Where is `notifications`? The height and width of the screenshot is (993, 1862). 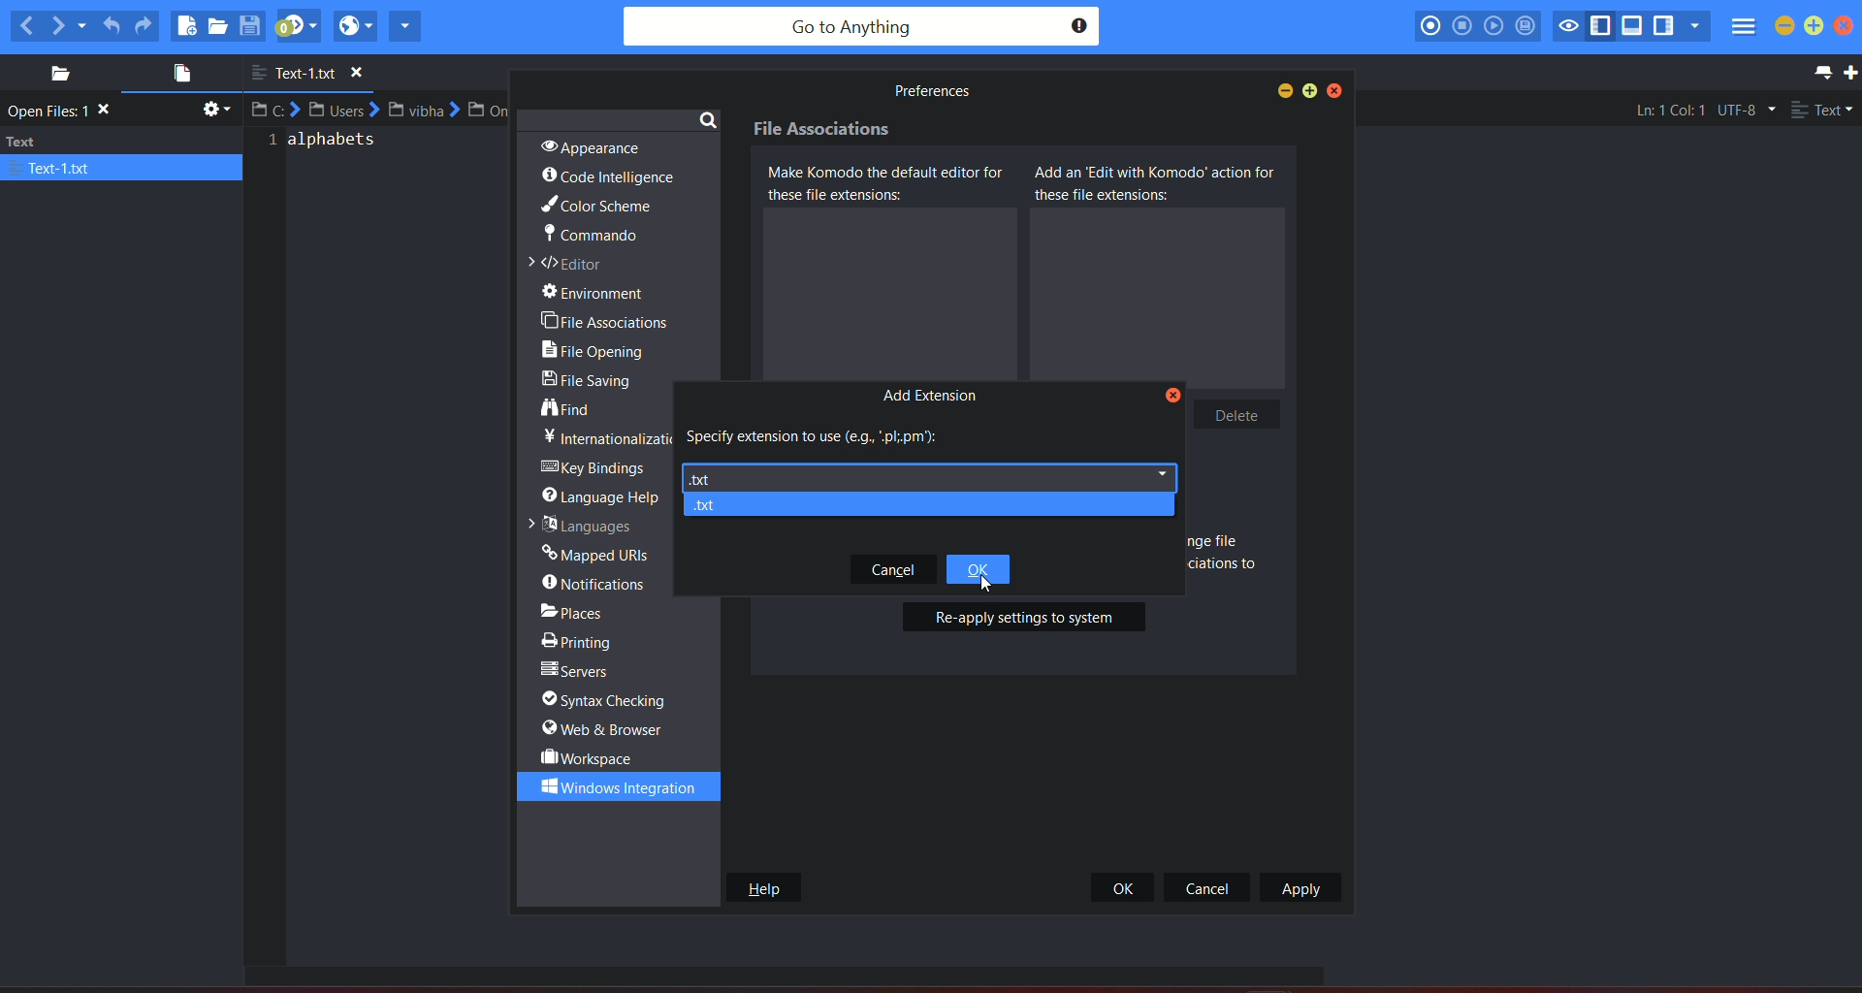
notifications is located at coordinates (597, 583).